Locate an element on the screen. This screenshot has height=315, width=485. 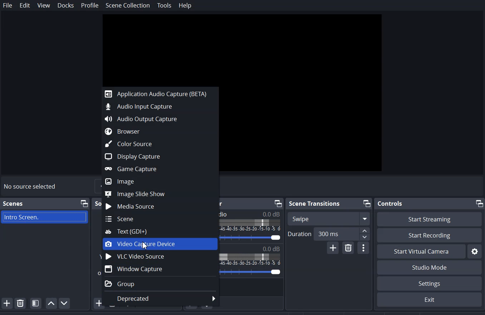
Move Scene Down is located at coordinates (65, 303).